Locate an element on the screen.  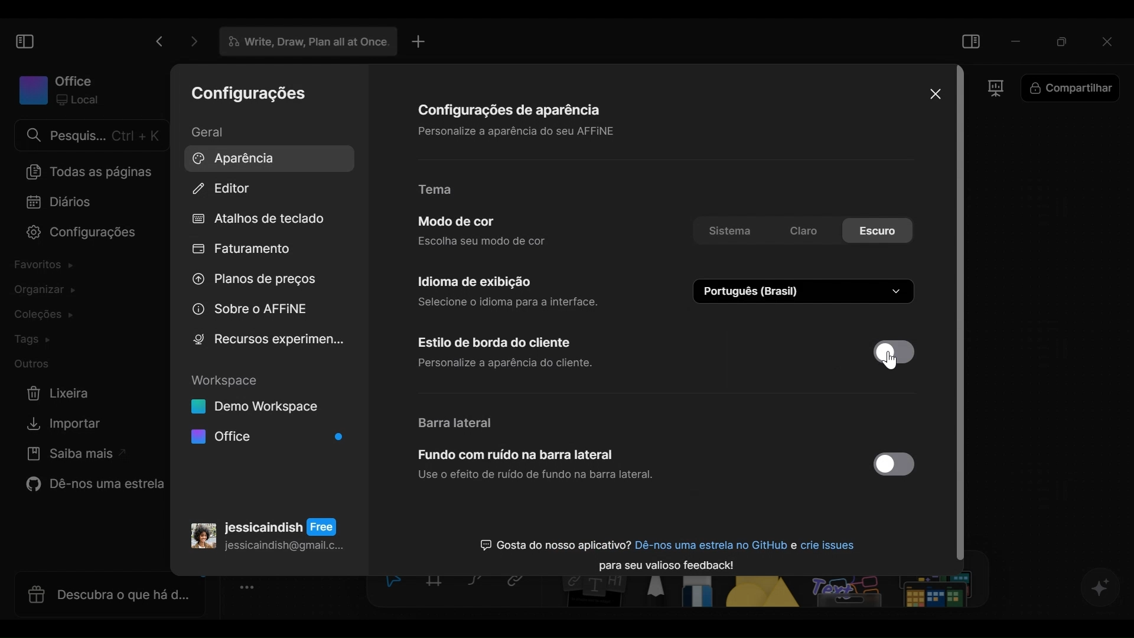
Tags is located at coordinates (36, 340).